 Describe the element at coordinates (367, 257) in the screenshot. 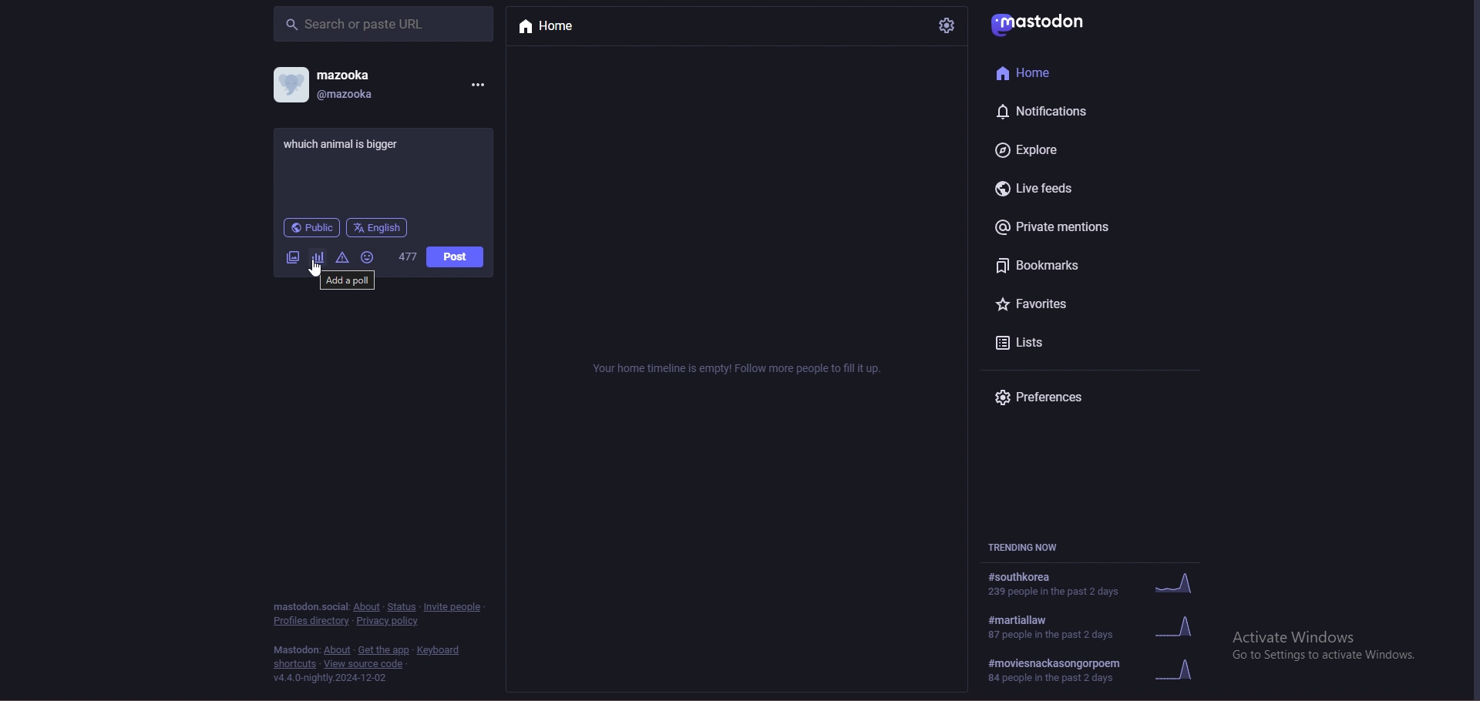

I see `emoji` at that location.